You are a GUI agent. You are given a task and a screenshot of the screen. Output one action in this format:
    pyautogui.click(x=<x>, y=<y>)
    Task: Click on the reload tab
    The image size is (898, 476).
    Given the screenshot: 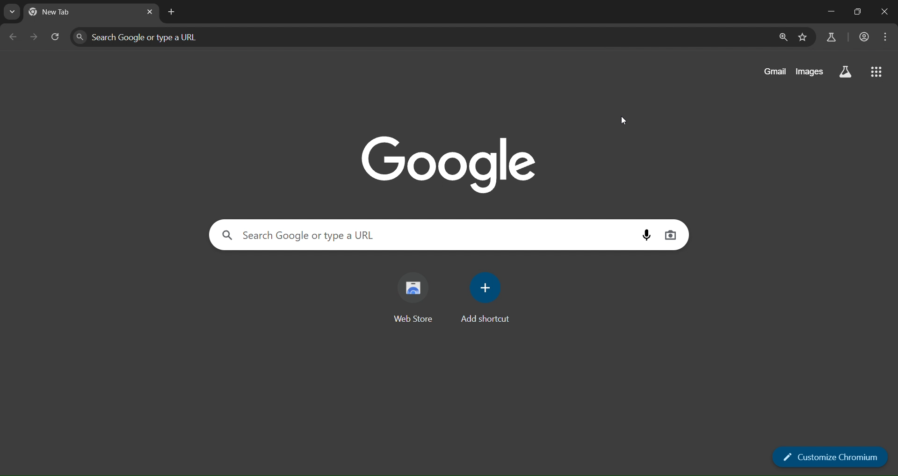 What is the action you would take?
    pyautogui.click(x=57, y=36)
    